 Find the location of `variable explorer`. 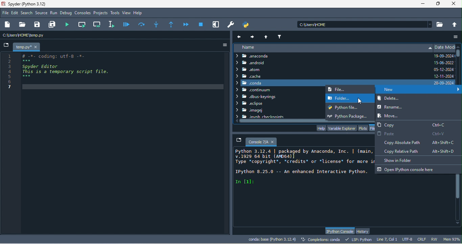

variable explorer is located at coordinates (342, 128).